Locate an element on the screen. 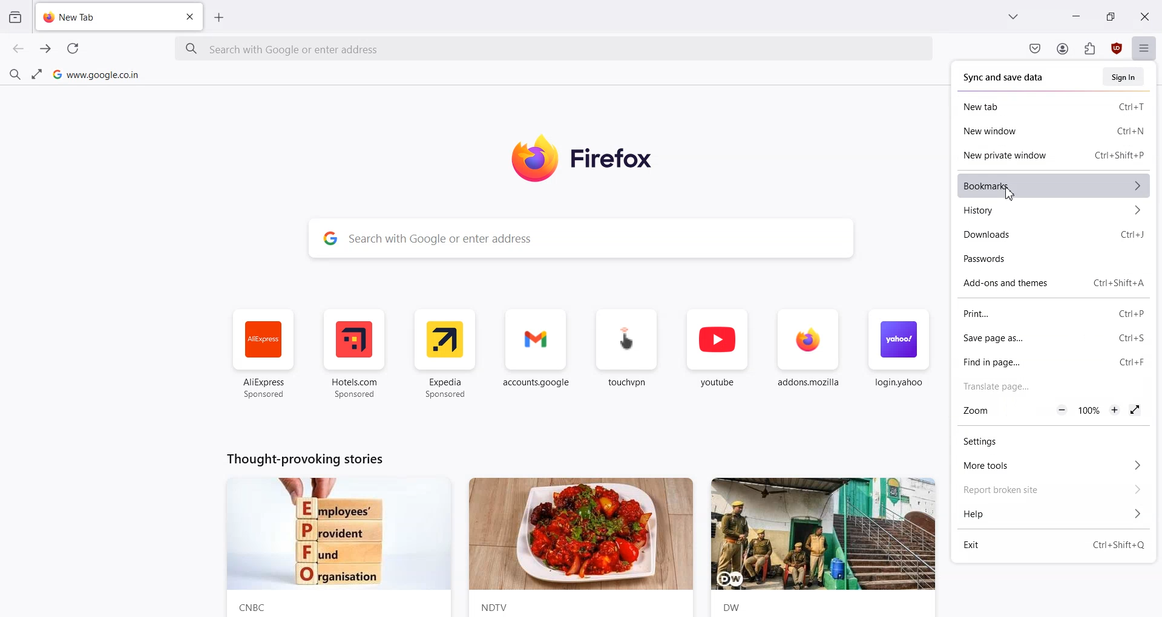 This screenshot has width=1162, height=617. sync and save data is located at coordinates (1005, 79).